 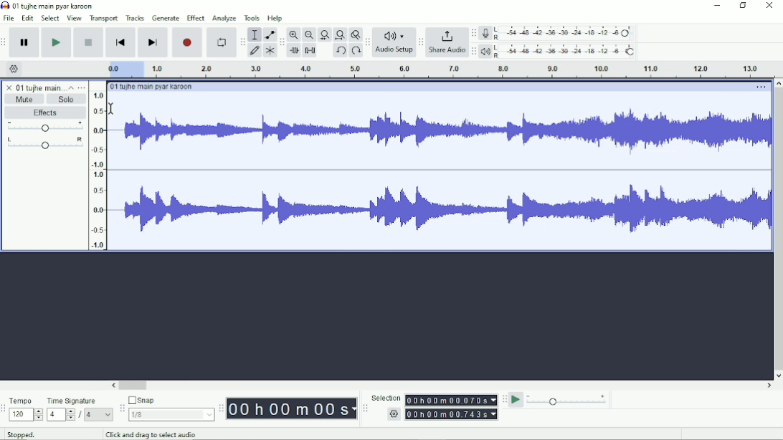 What do you see at coordinates (255, 34) in the screenshot?
I see `Selection tool` at bounding box center [255, 34].